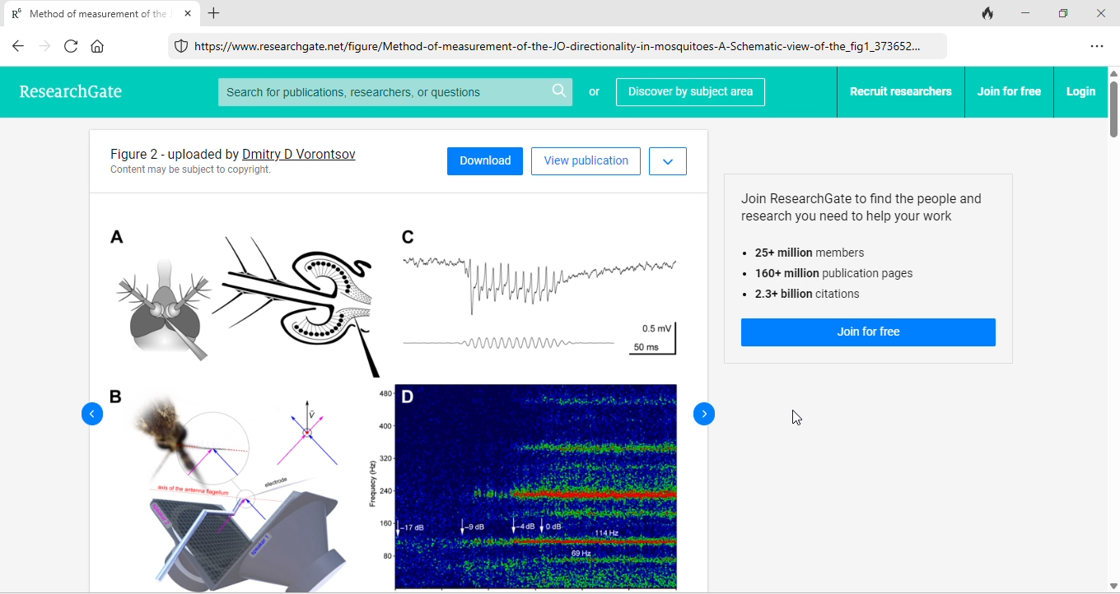 This screenshot has width=1120, height=594. What do you see at coordinates (214, 15) in the screenshot?
I see `add` at bounding box center [214, 15].